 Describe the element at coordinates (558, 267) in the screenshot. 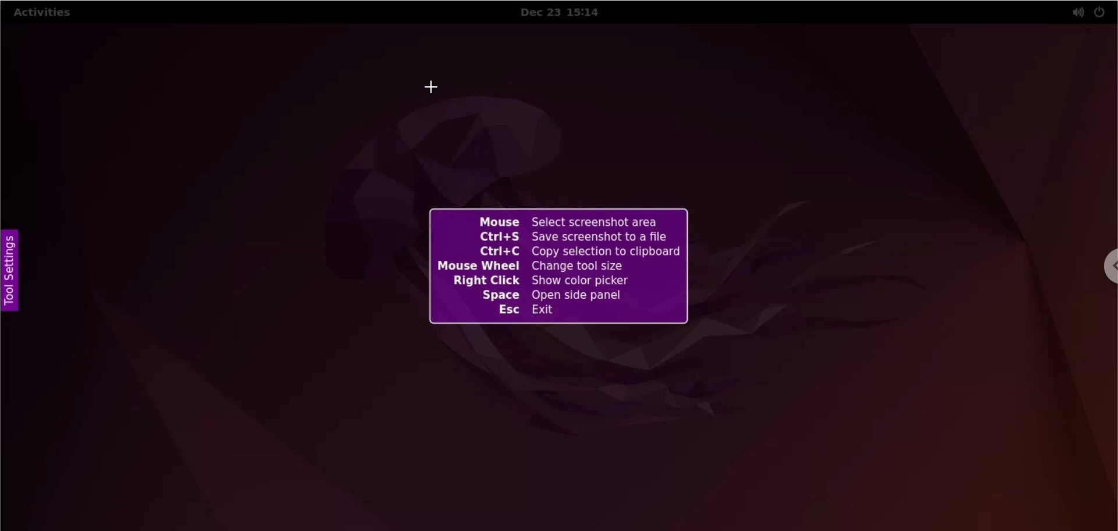

I see `shortcuts` at that location.